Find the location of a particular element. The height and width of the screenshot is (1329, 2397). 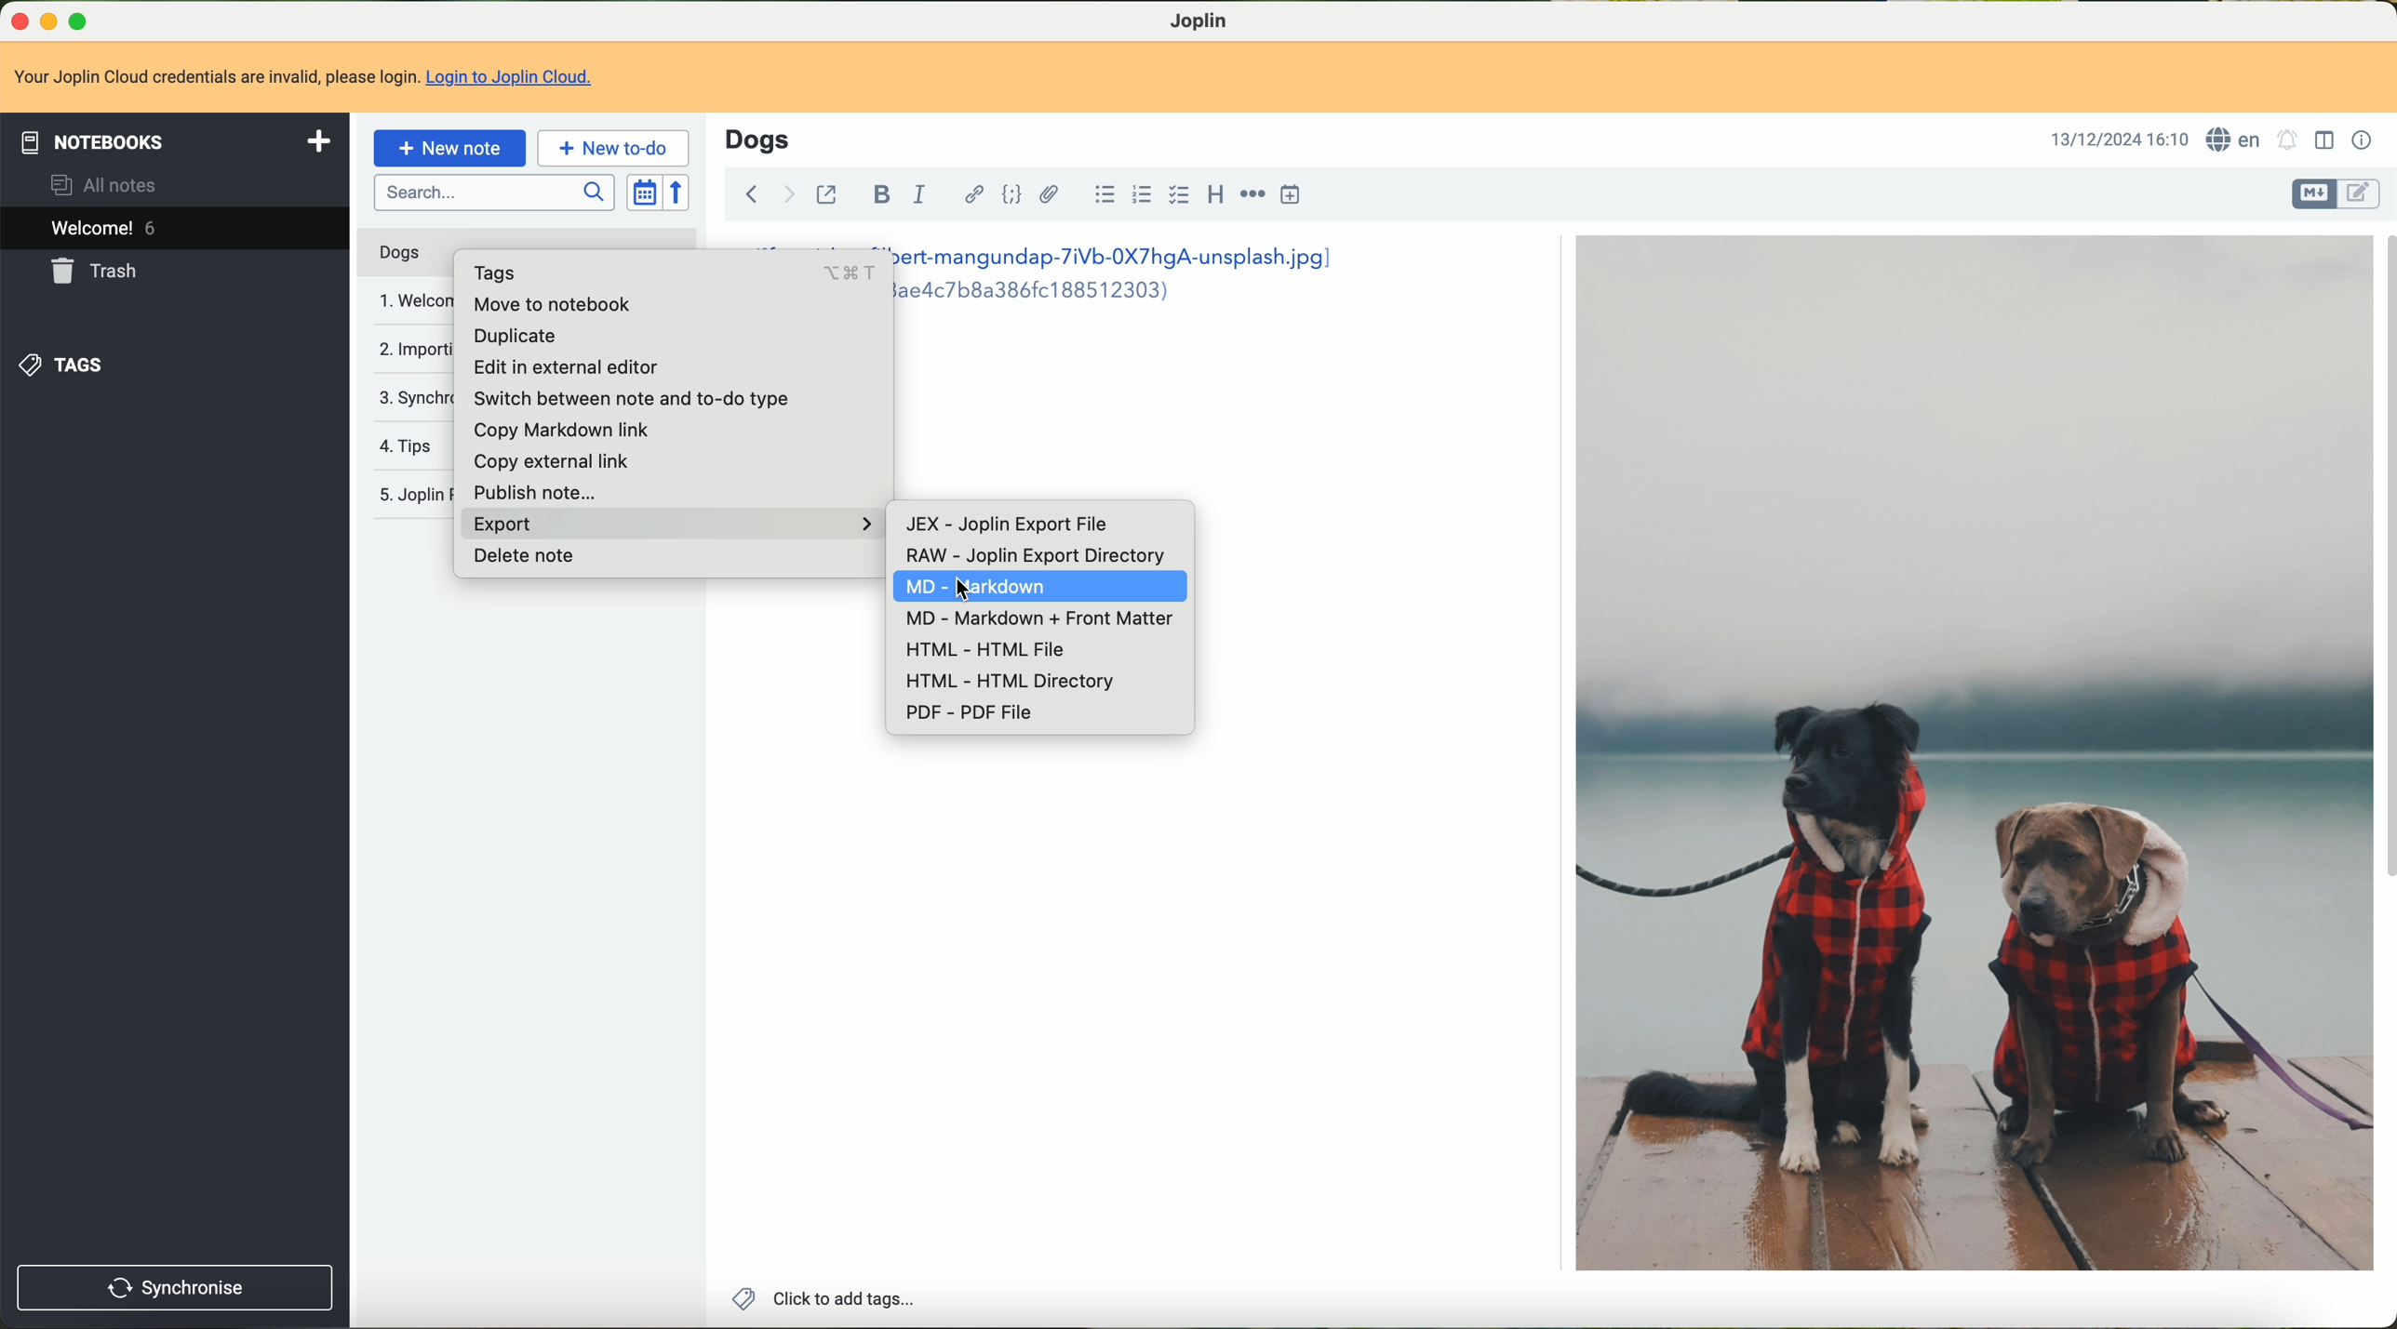

Your Joplin Cloud credentials are invalid, please login. Login to Joplin Cloud is located at coordinates (312, 79).